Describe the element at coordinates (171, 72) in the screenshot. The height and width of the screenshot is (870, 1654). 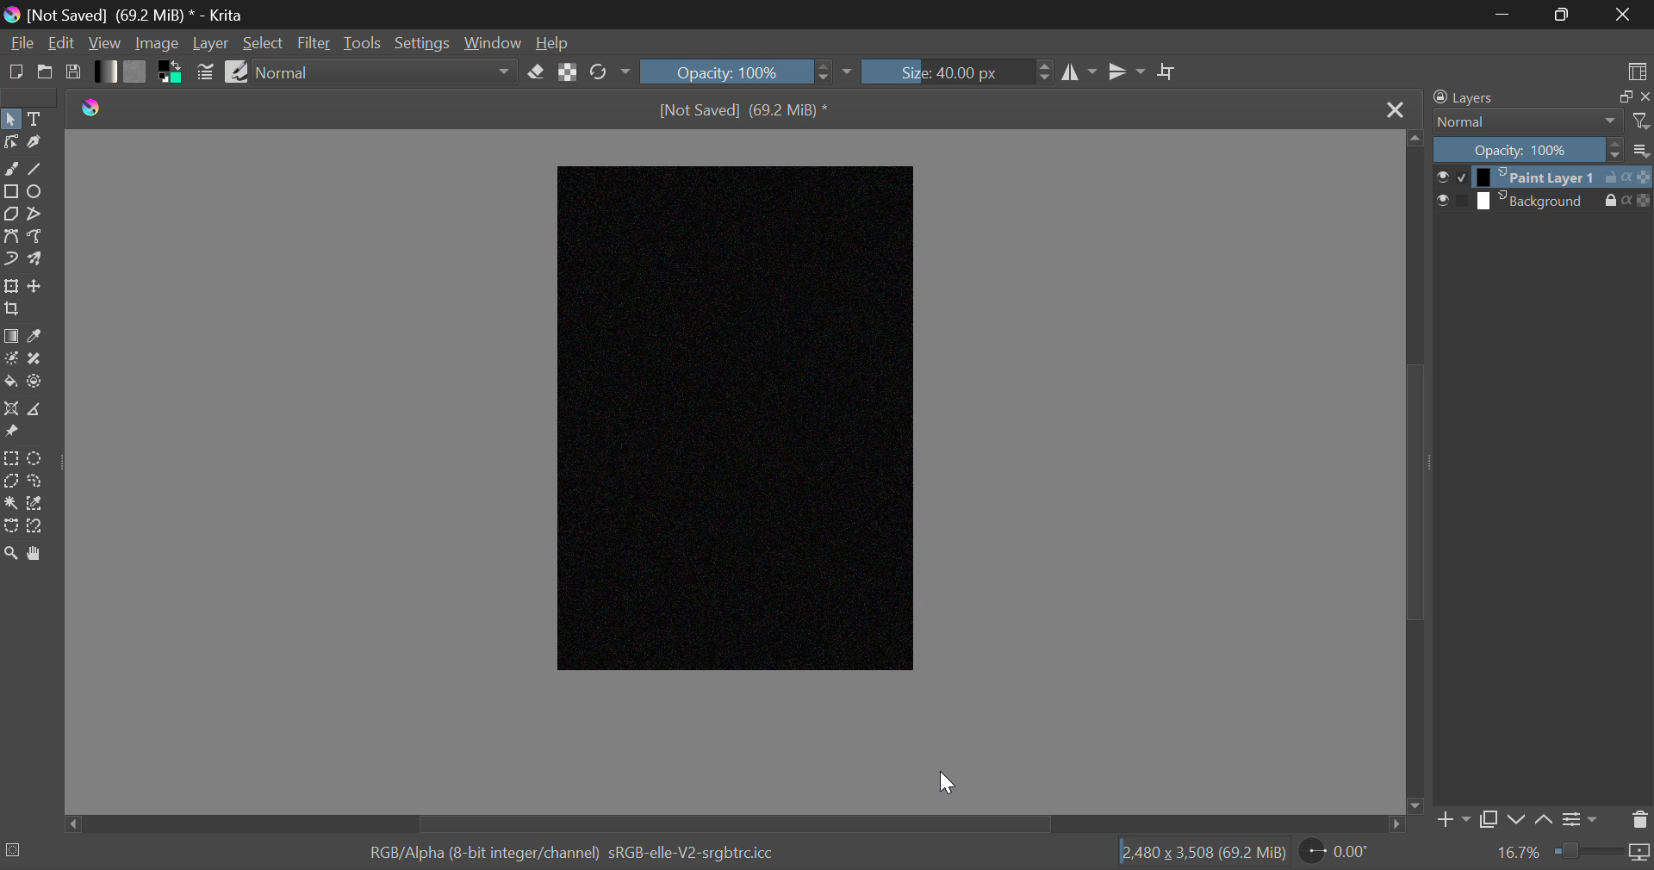
I see `Colors in Use` at that location.